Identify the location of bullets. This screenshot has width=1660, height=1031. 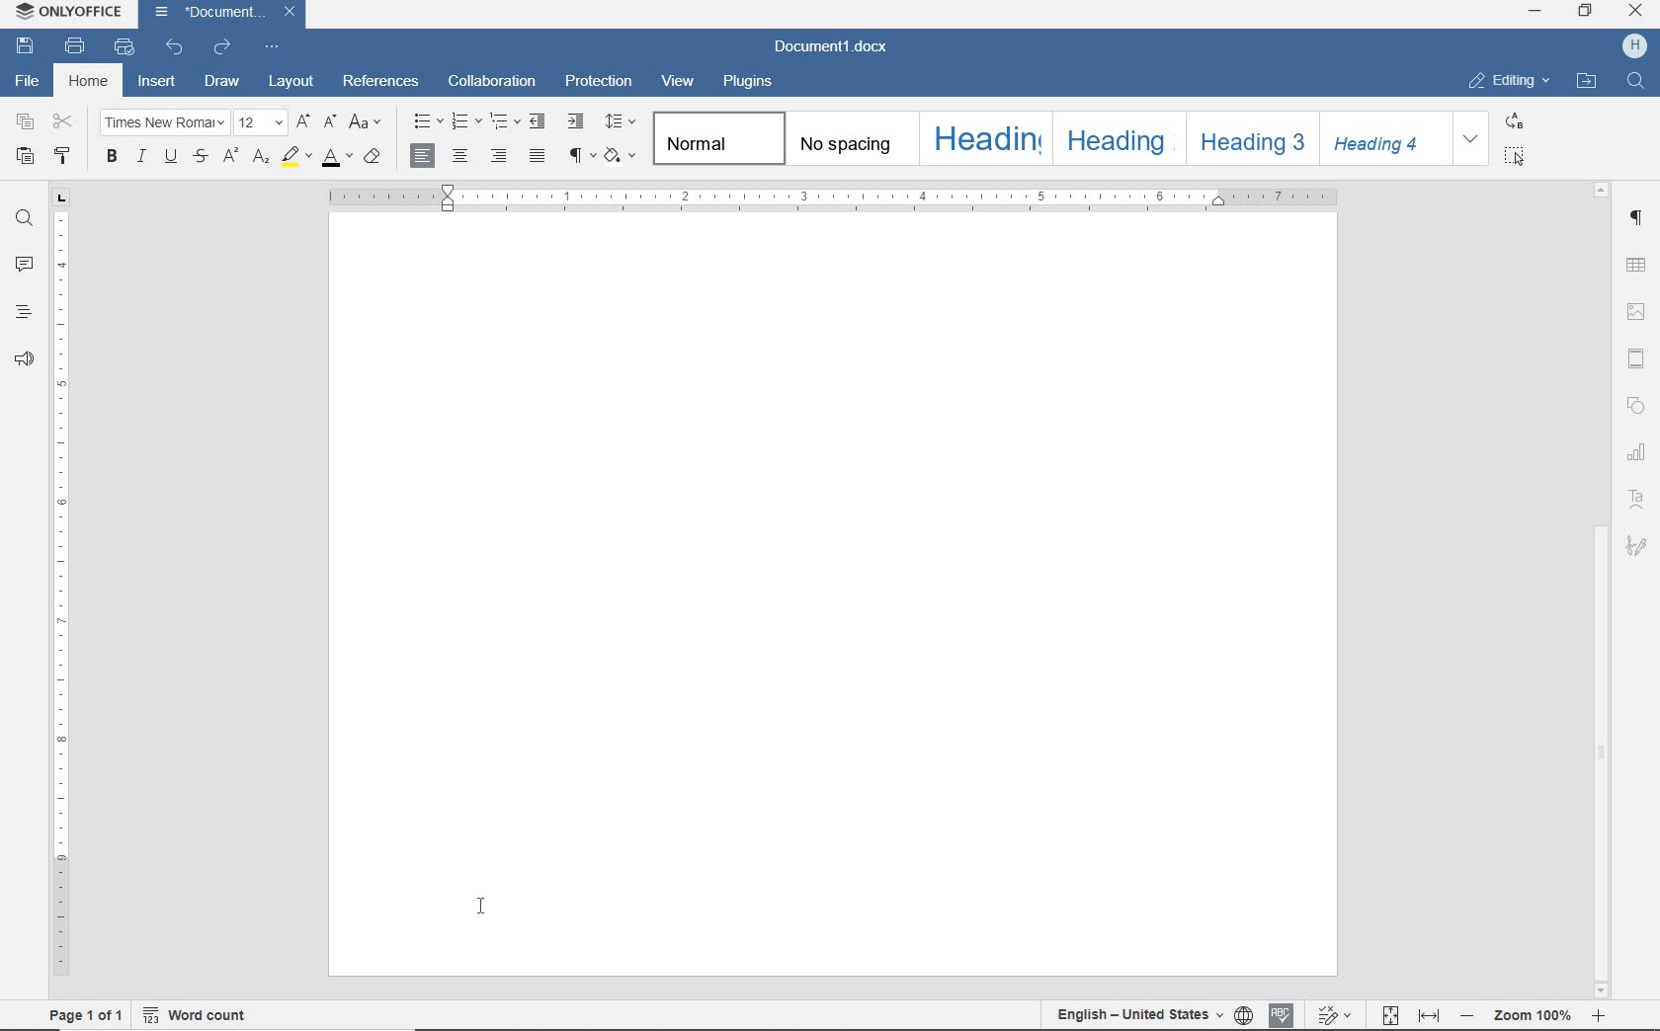
(425, 120).